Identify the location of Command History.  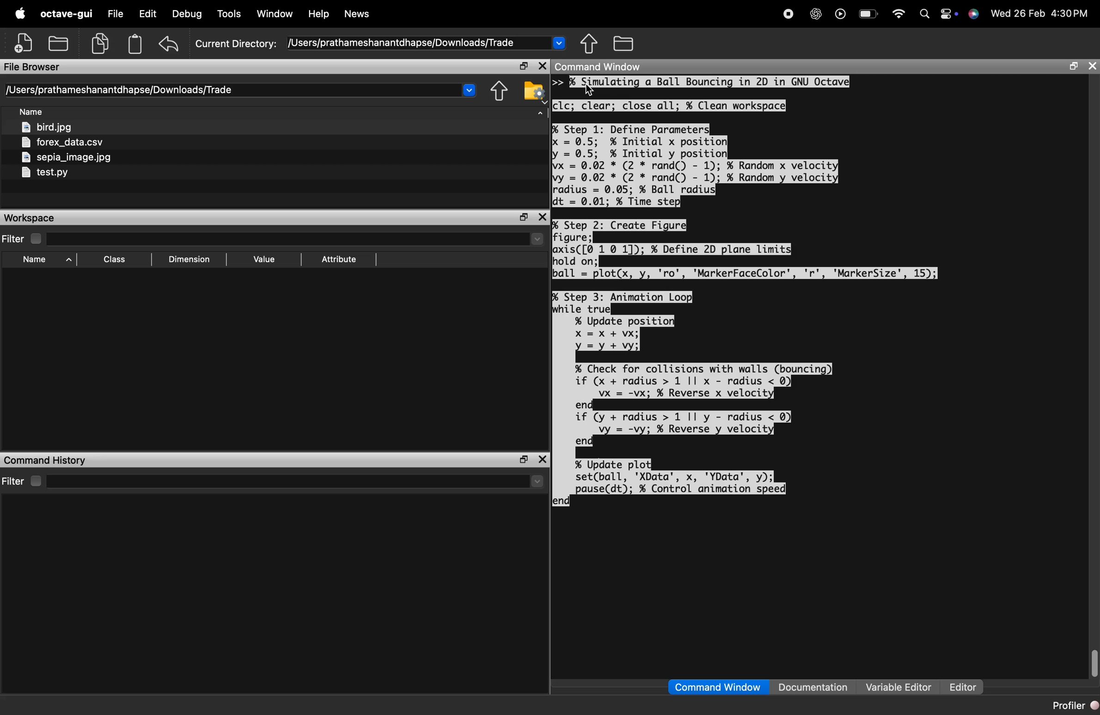
(44, 461).